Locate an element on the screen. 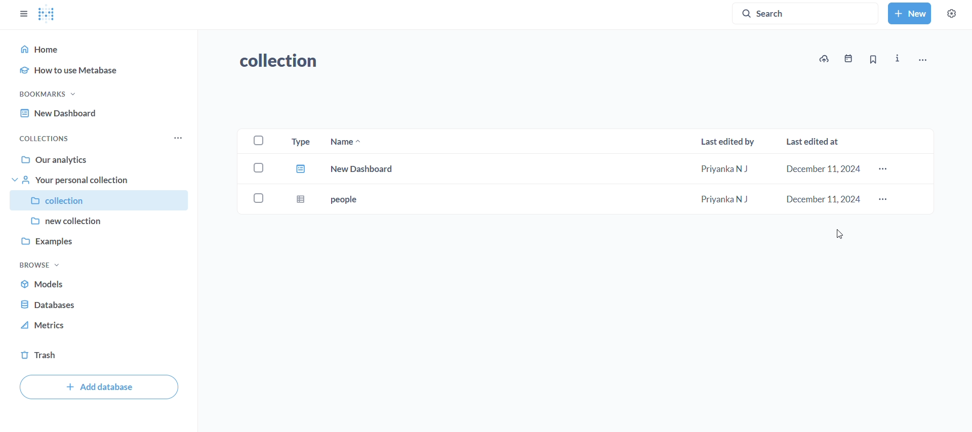 The height and width of the screenshot is (432, 972). metrics is located at coordinates (45, 325).